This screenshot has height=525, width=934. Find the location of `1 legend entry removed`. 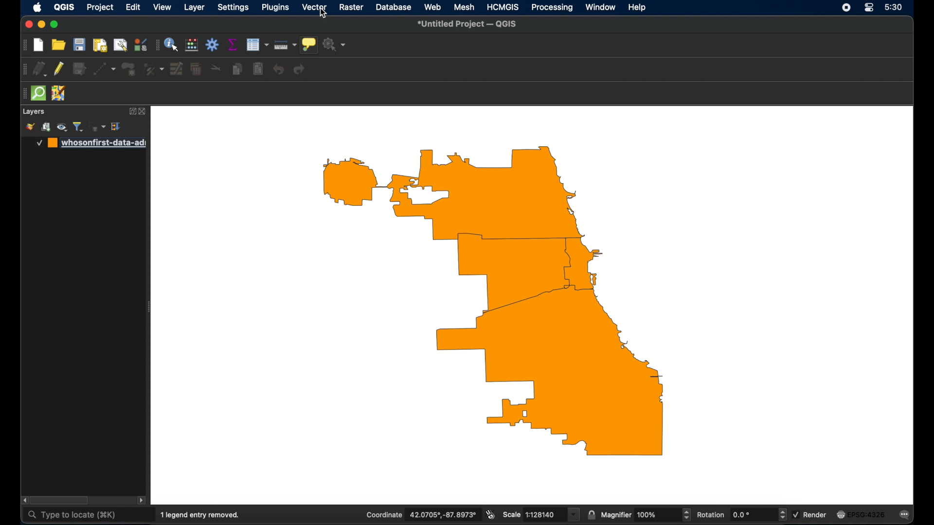

1 legend entry removed is located at coordinates (200, 515).